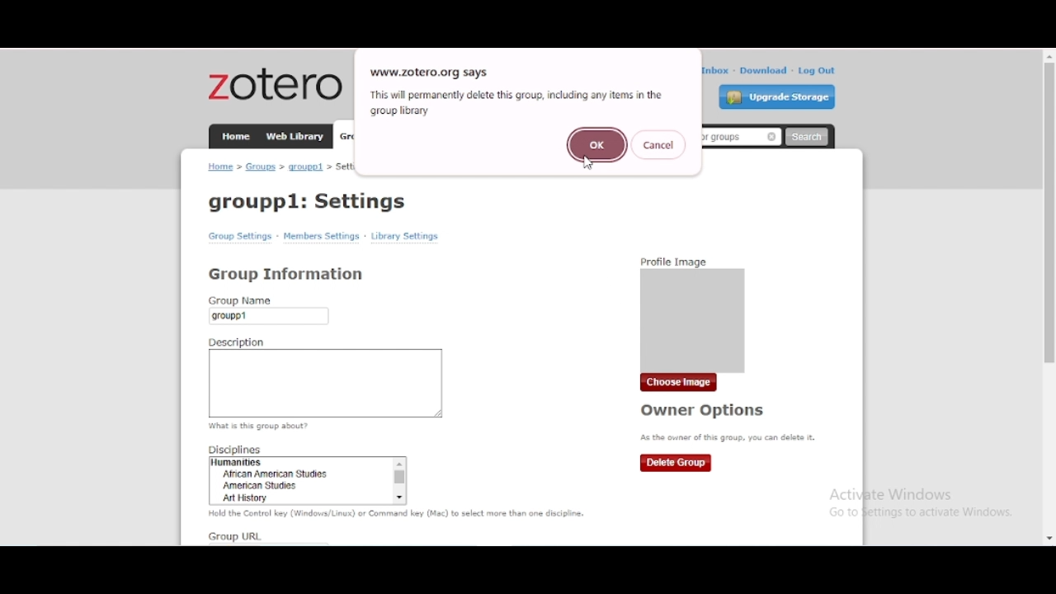 The height and width of the screenshot is (594, 1056). What do you see at coordinates (404, 236) in the screenshot?
I see `library settings` at bounding box center [404, 236].